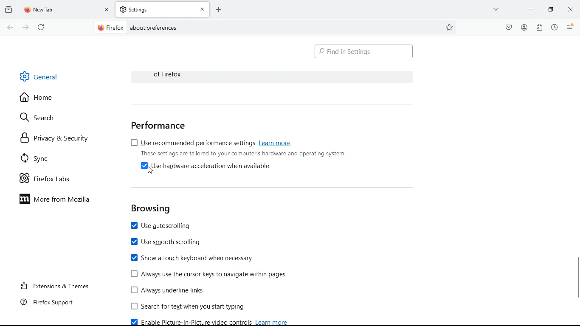  I want to click on browsing, so click(150, 209).